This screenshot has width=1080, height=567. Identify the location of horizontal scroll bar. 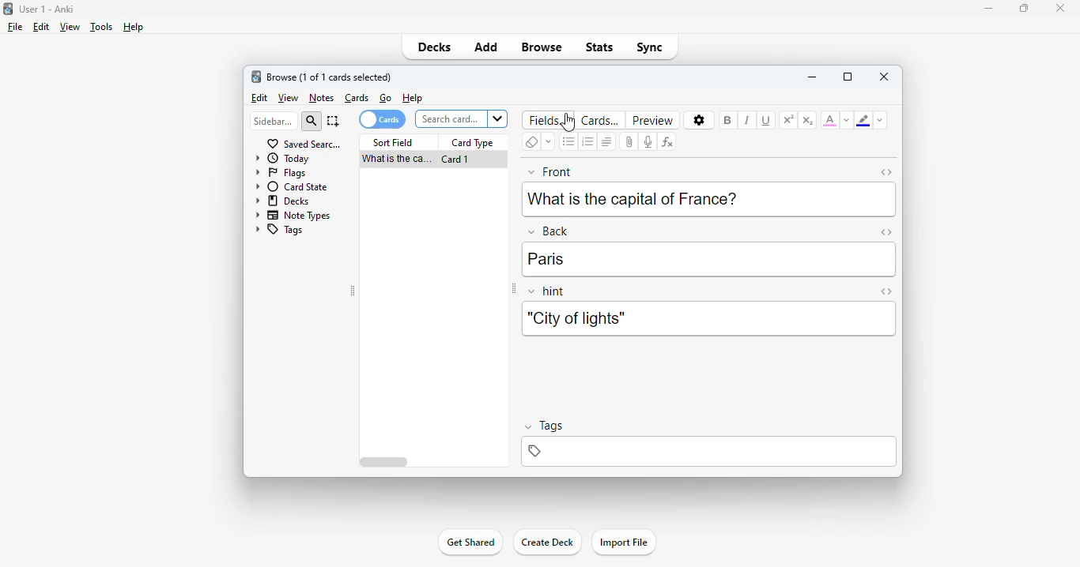
(386, 463).